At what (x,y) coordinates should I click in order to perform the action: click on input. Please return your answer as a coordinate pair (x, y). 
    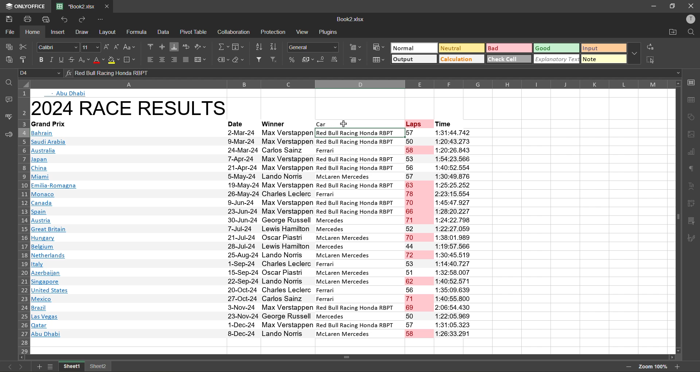
    Looking at the image, I should click on (604, 49).